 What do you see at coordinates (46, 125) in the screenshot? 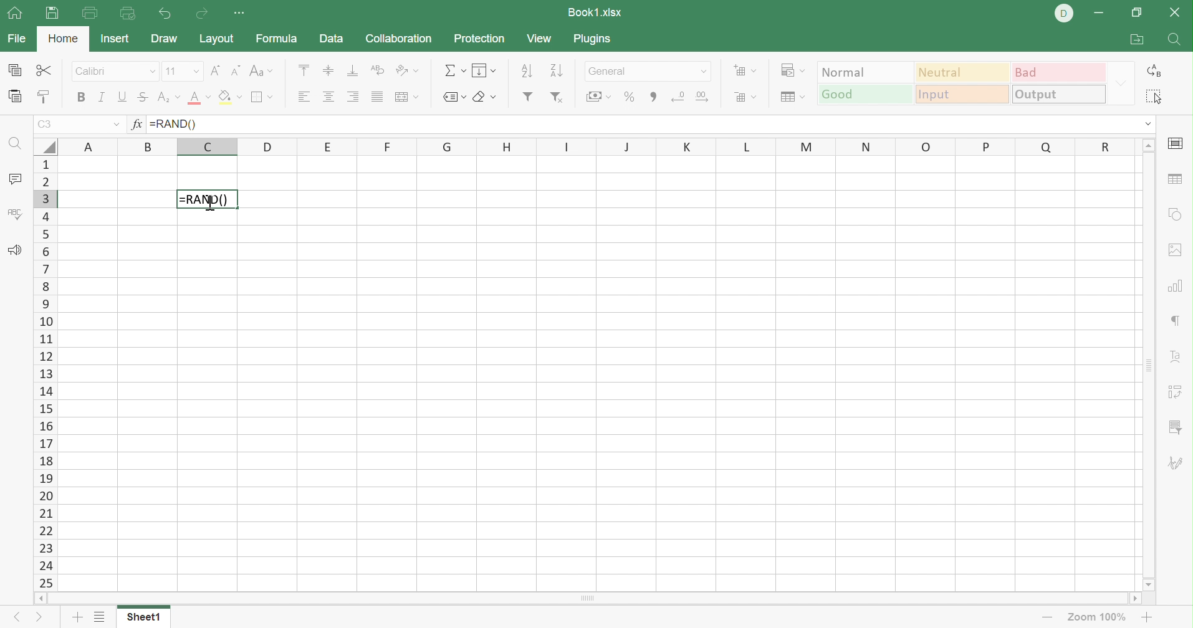
I see `C3` at bounding box center [46, 125].